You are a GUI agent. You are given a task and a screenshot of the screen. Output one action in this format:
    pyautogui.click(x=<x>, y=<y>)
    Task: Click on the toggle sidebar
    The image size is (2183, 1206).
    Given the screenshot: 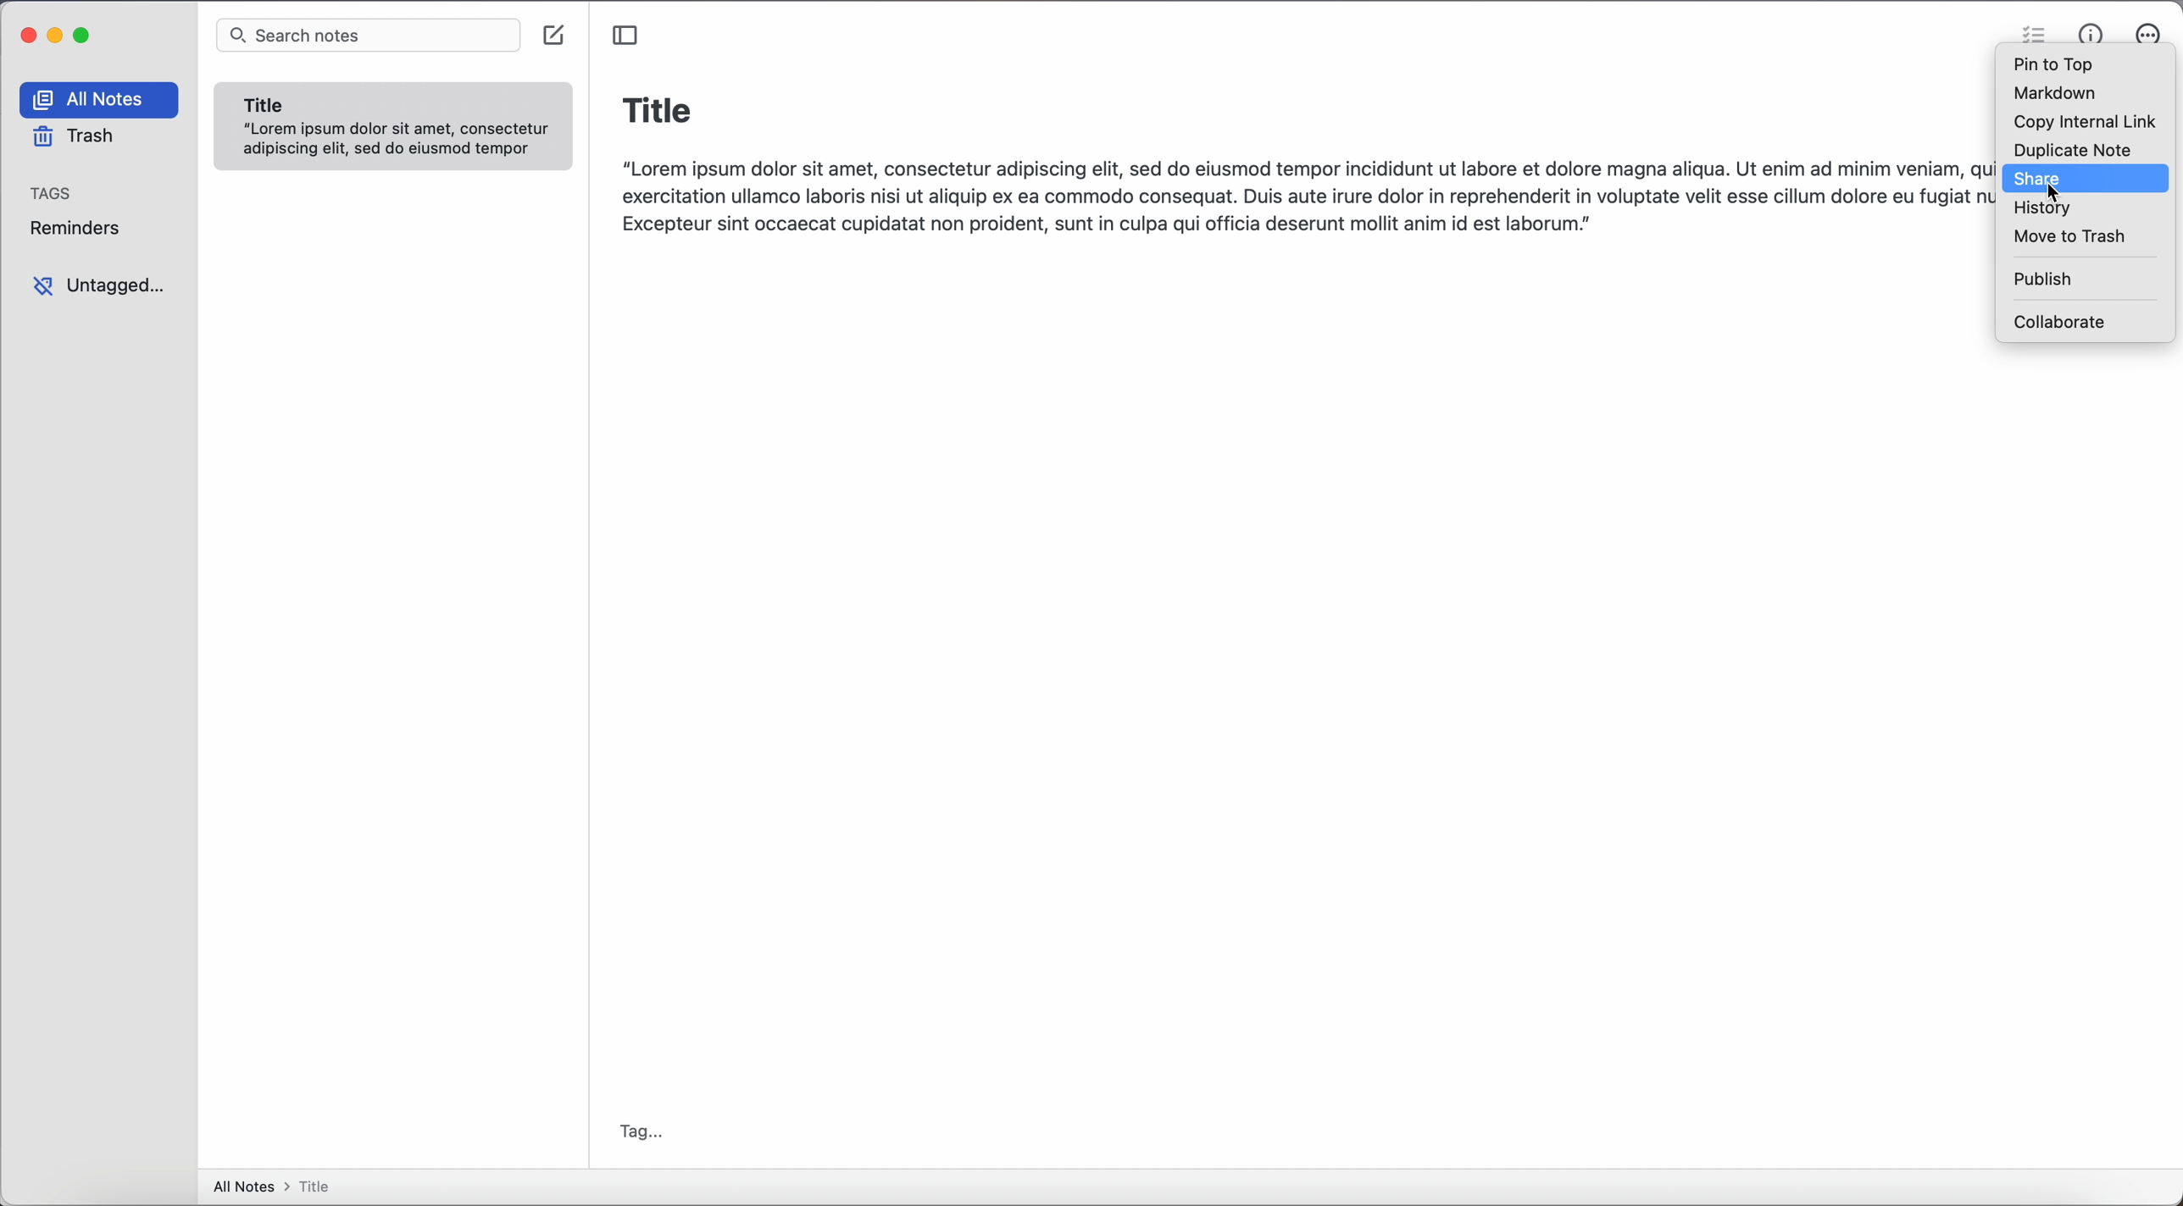 What is the action you would take?
    pyautogui.click(x=625, y=35)
    